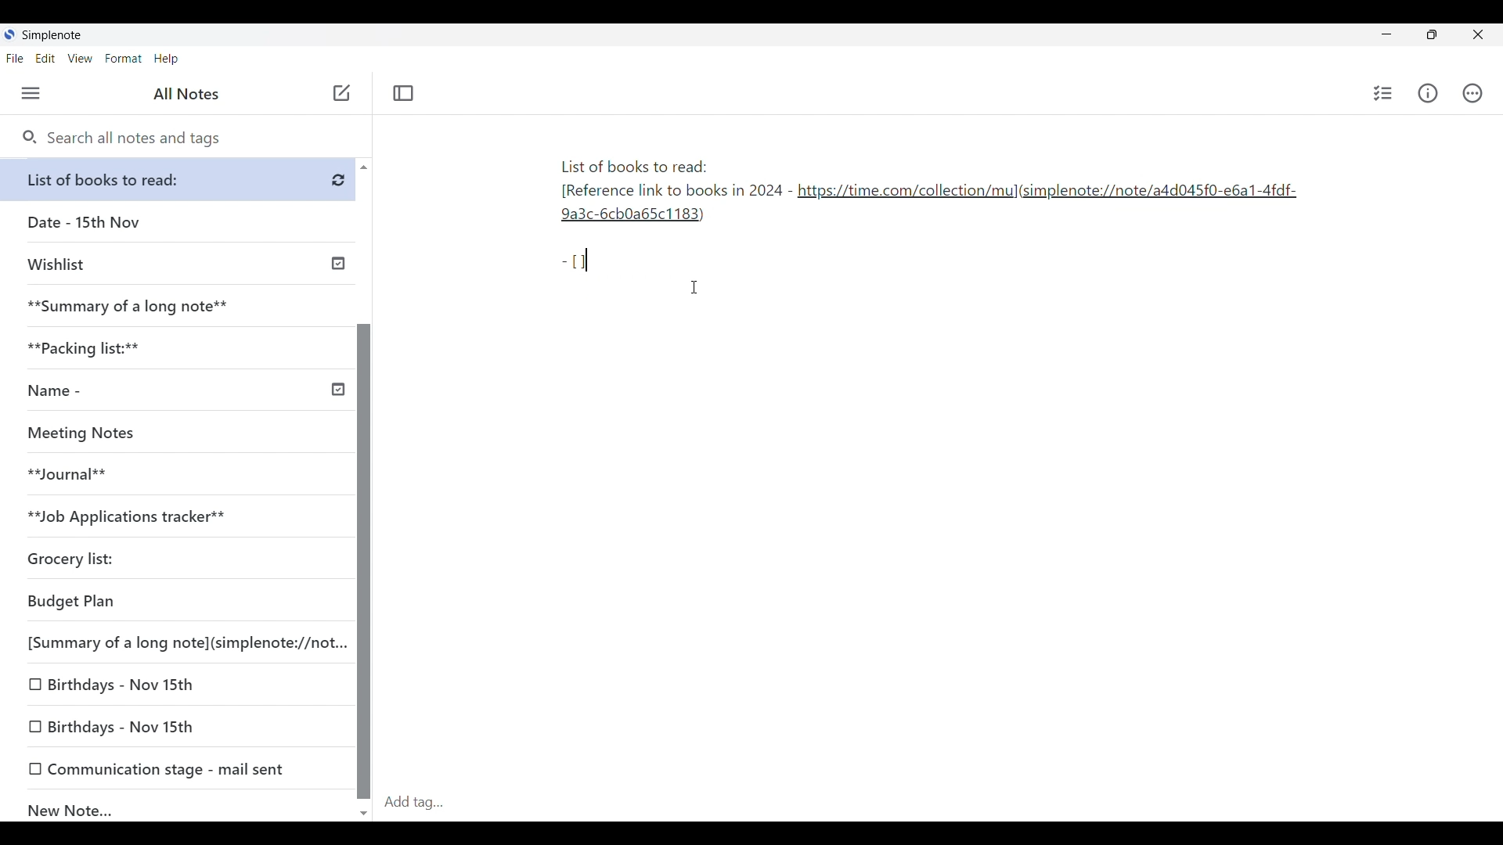 This screenshot has height=845, width=1503. What do you see at coordinates (182, 262) in the screenshot?
I see `Wishlist` at bounding box center [182, 262].